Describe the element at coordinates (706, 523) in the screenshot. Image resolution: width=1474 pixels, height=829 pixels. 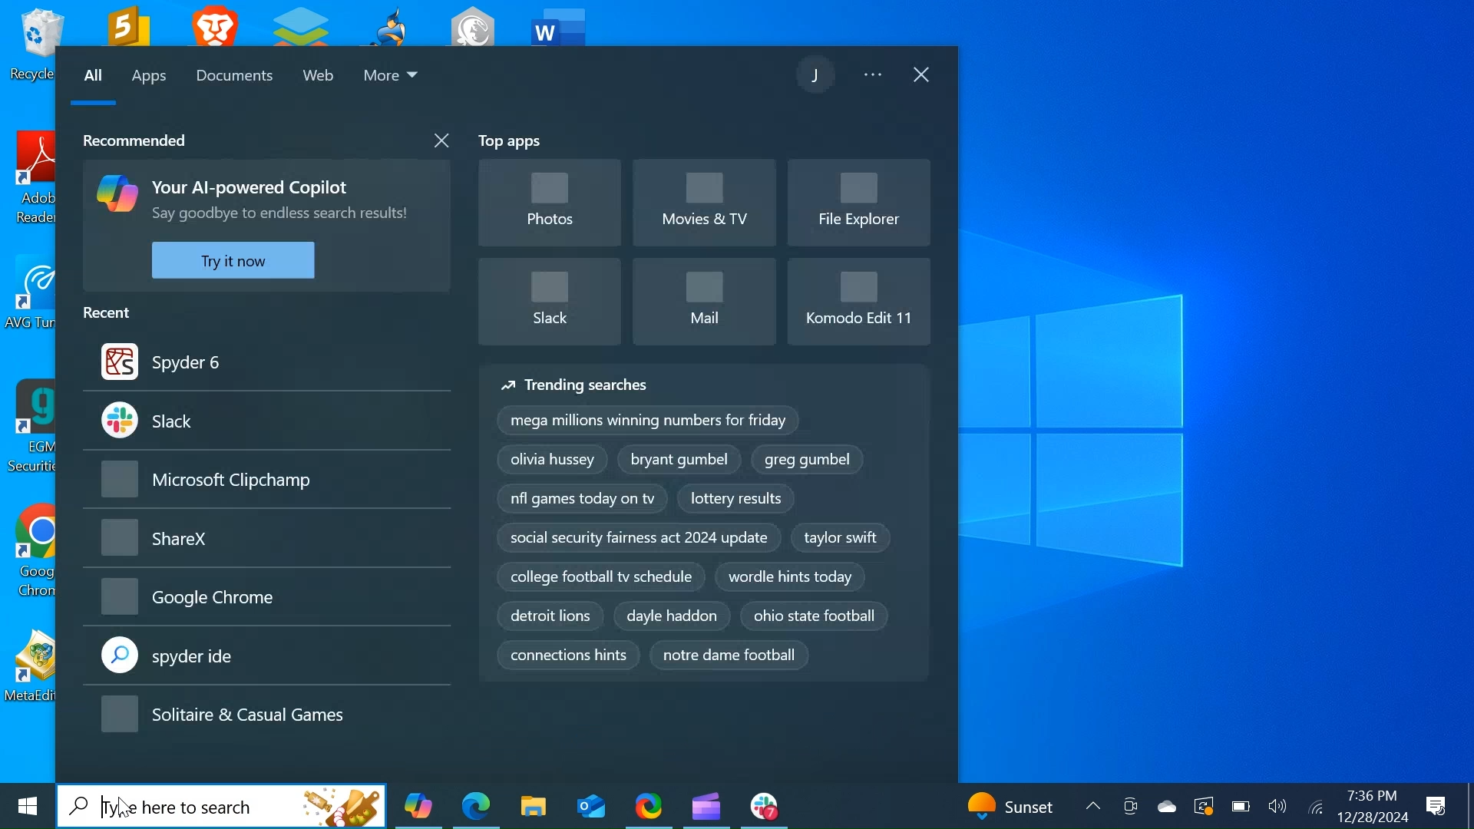
I see `Trending Searches` at that location.